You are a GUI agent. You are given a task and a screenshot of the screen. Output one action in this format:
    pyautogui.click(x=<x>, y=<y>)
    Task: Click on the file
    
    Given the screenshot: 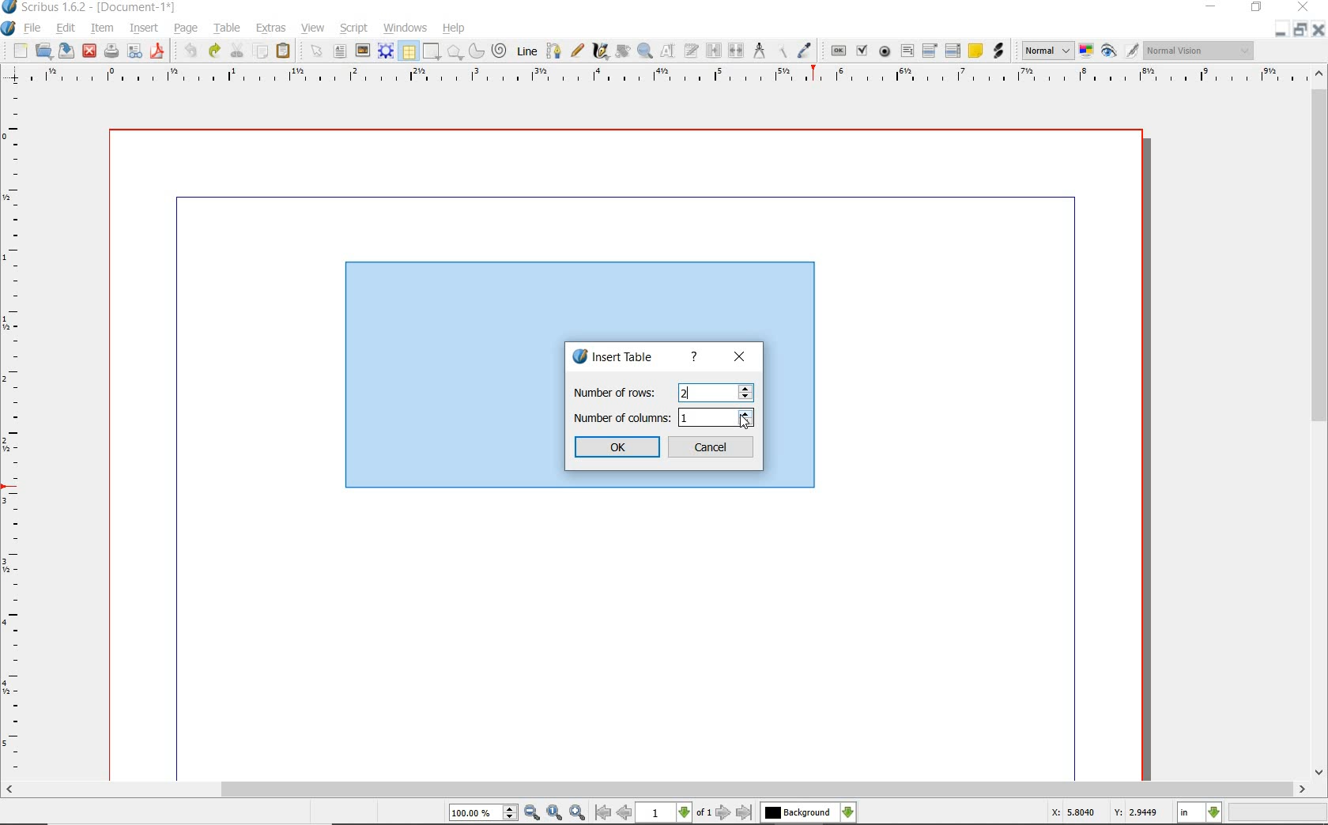 What is the action you would take?
    pyautogui.click(x=33, y=29)
    